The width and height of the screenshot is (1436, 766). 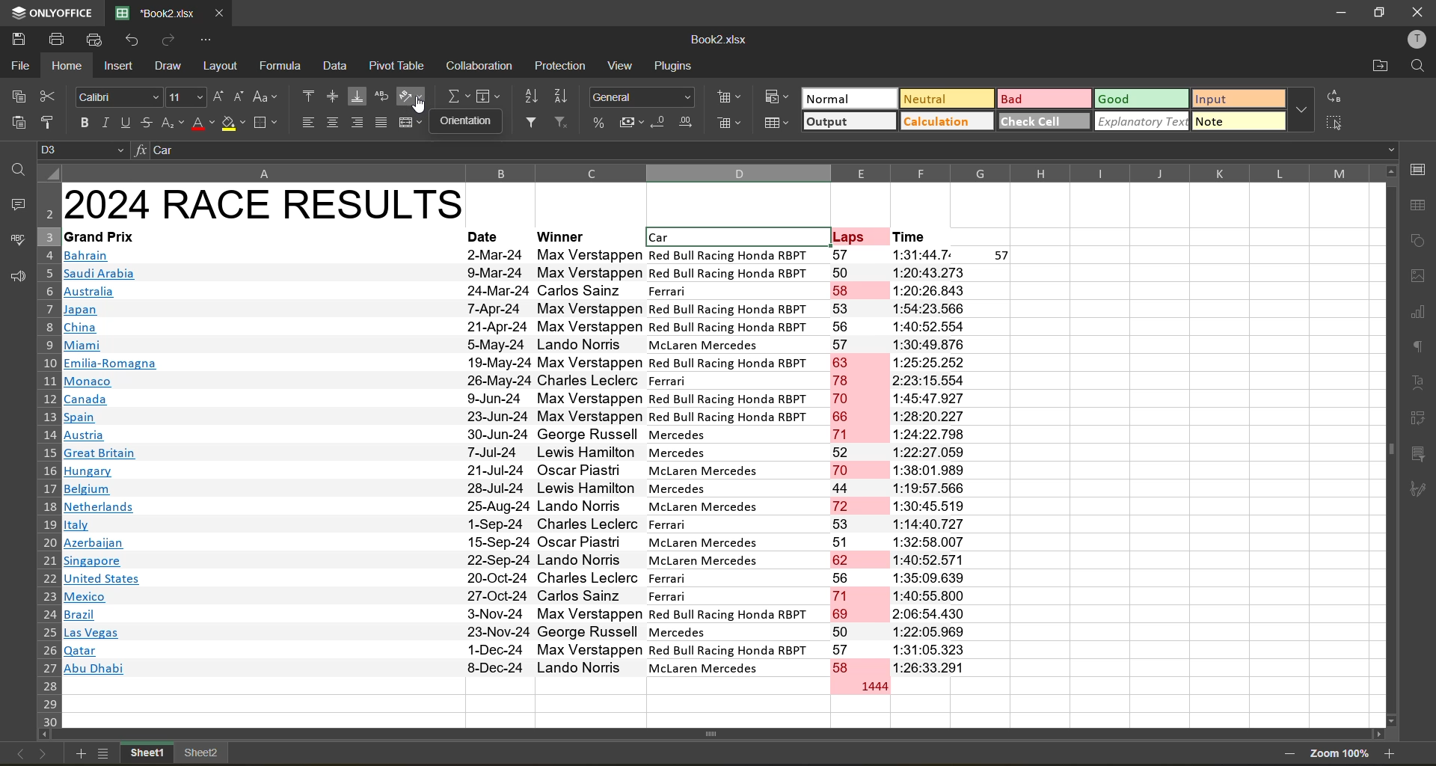 I want to click on insert cells, so click(x=731, y=99).